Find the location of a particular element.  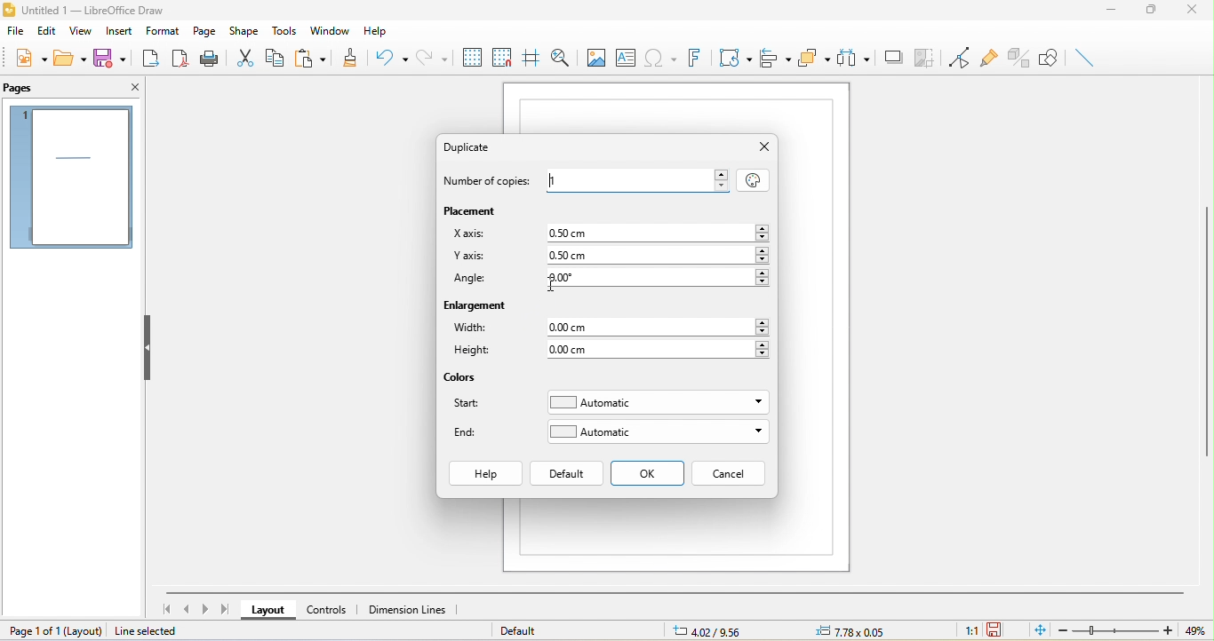

align objects is located at coordinates (777, 59).